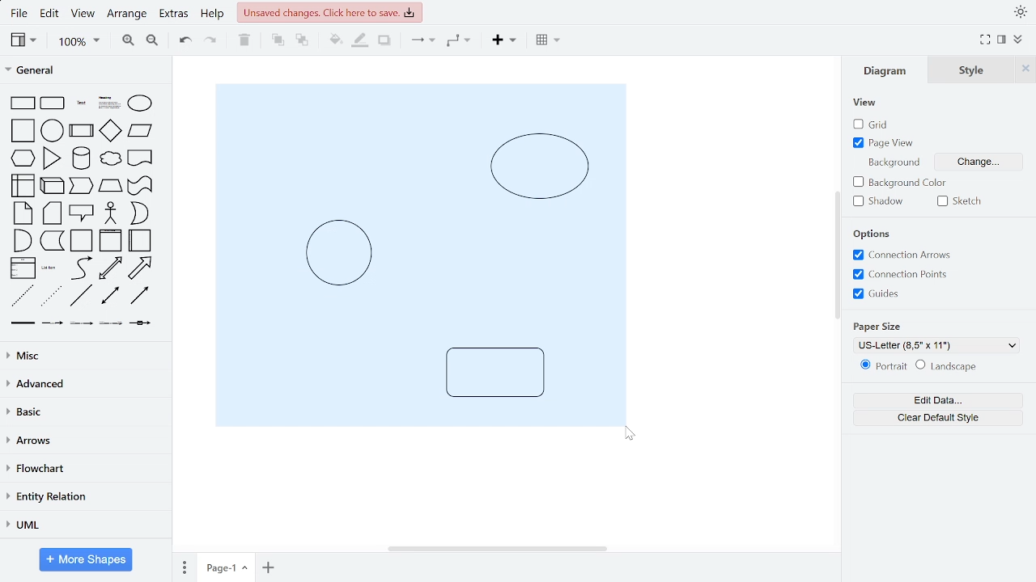  Describe the element at coordinates (24, 40) in the screenshot. I see `view` at that location.